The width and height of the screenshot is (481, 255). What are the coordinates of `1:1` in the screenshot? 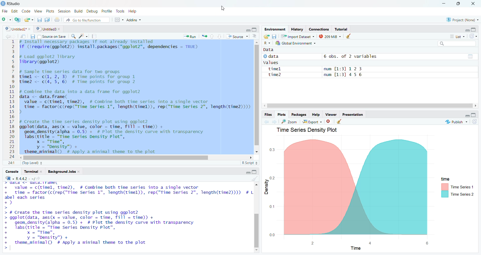 It's located at (12, 163).